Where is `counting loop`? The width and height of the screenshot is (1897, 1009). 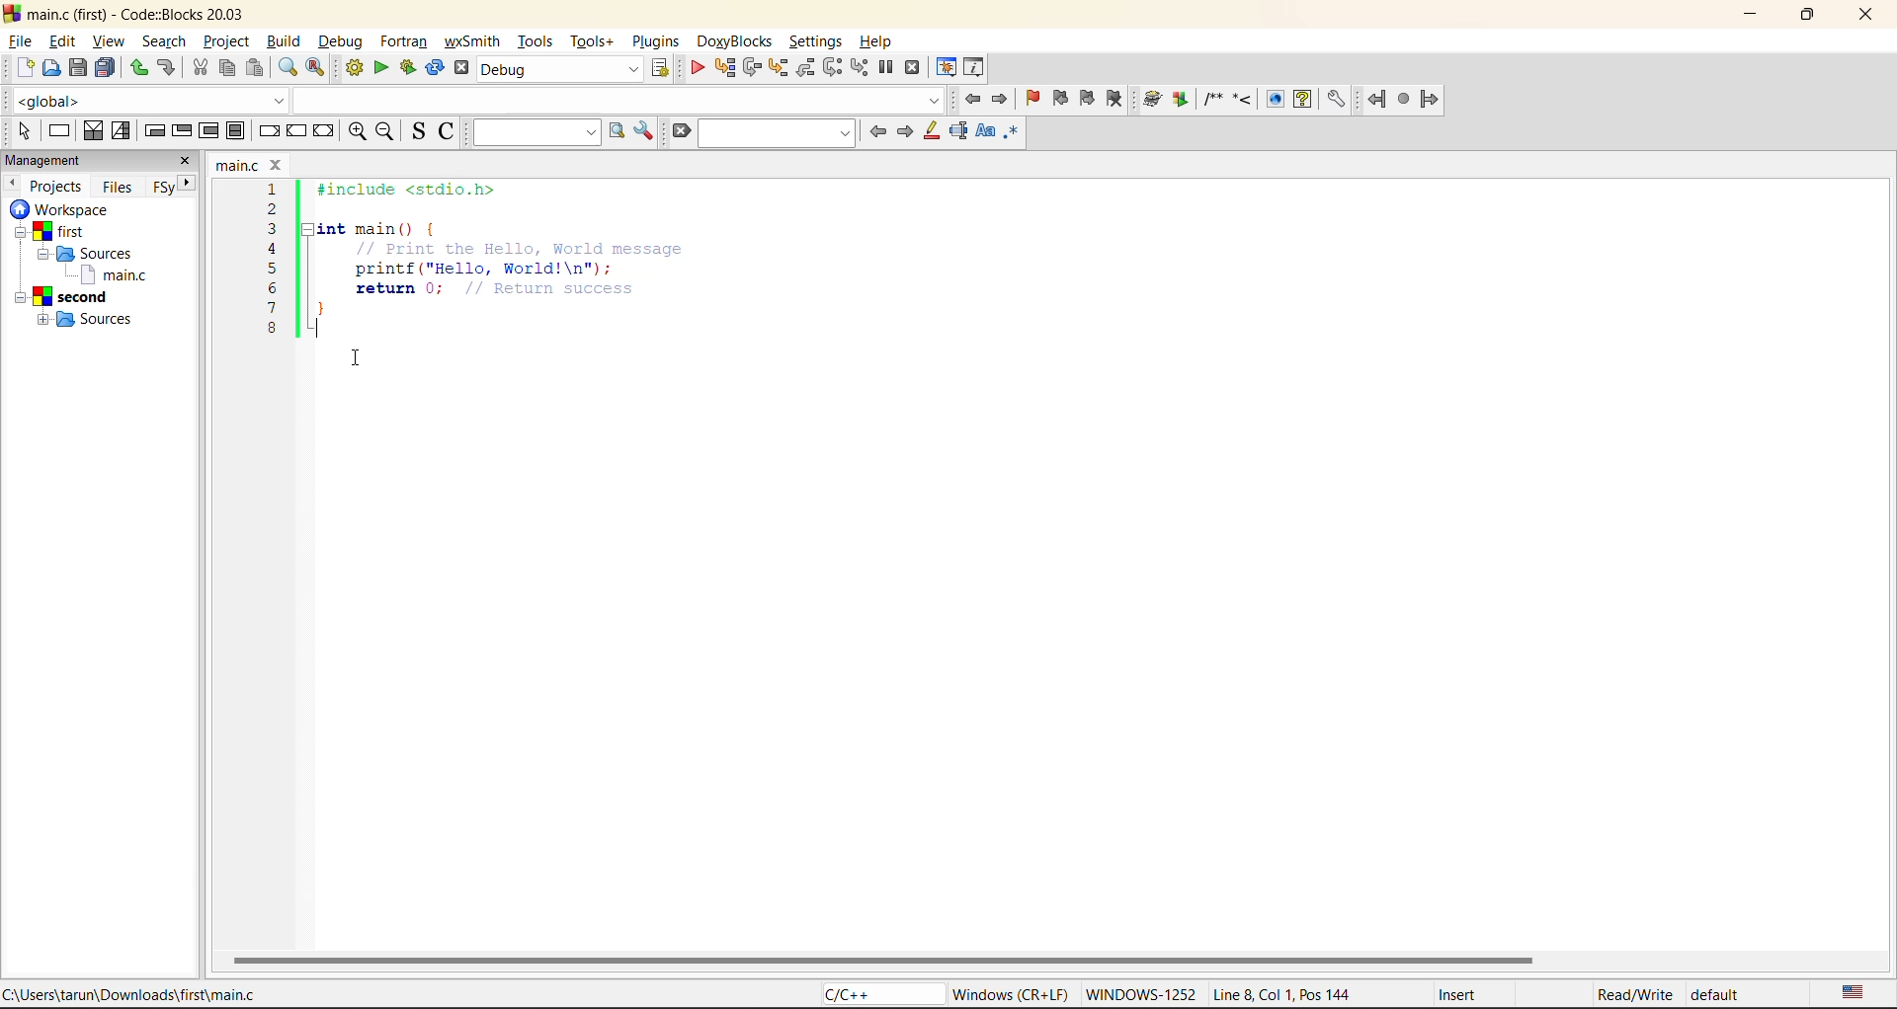
counting loop is located at coordinates (209, 130).